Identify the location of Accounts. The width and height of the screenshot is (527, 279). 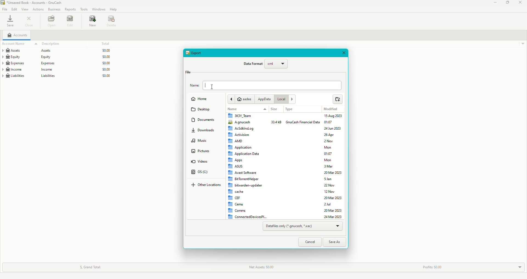
(17, 36).